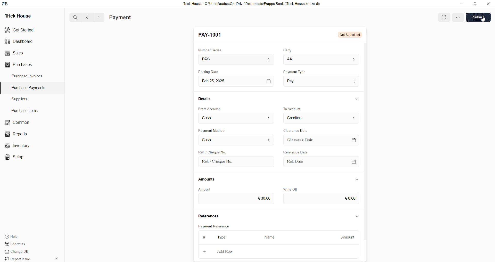 The height and width of the screenshot is (262, 495). Describe the element at coordinates (210, 73) in the screenshot. I see `Posting Date` at that location.